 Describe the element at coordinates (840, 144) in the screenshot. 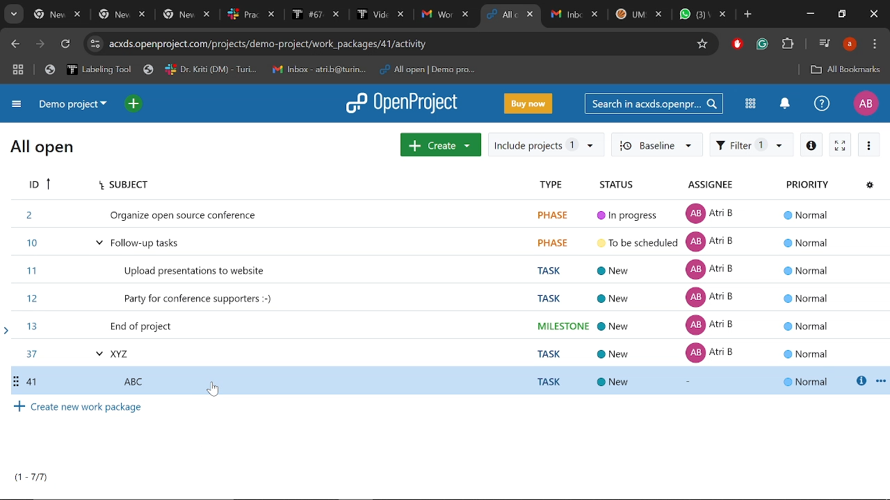

I see `Activate zen mode` at that location.